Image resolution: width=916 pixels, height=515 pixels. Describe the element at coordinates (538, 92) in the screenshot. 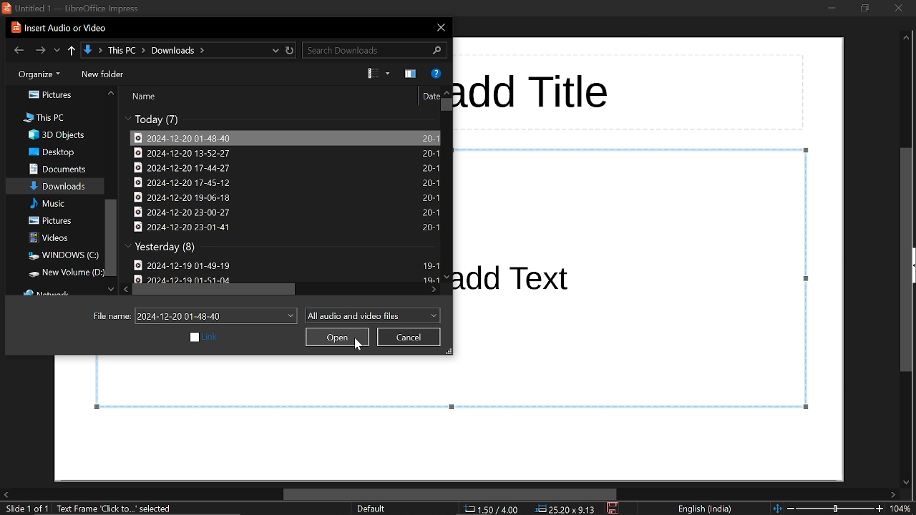

I see `add title` at that location.